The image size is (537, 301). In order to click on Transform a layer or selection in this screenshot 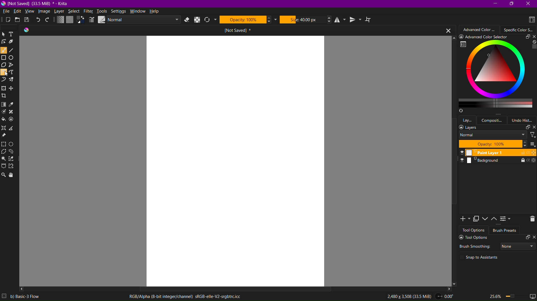, I will do `click(3, 88)`.